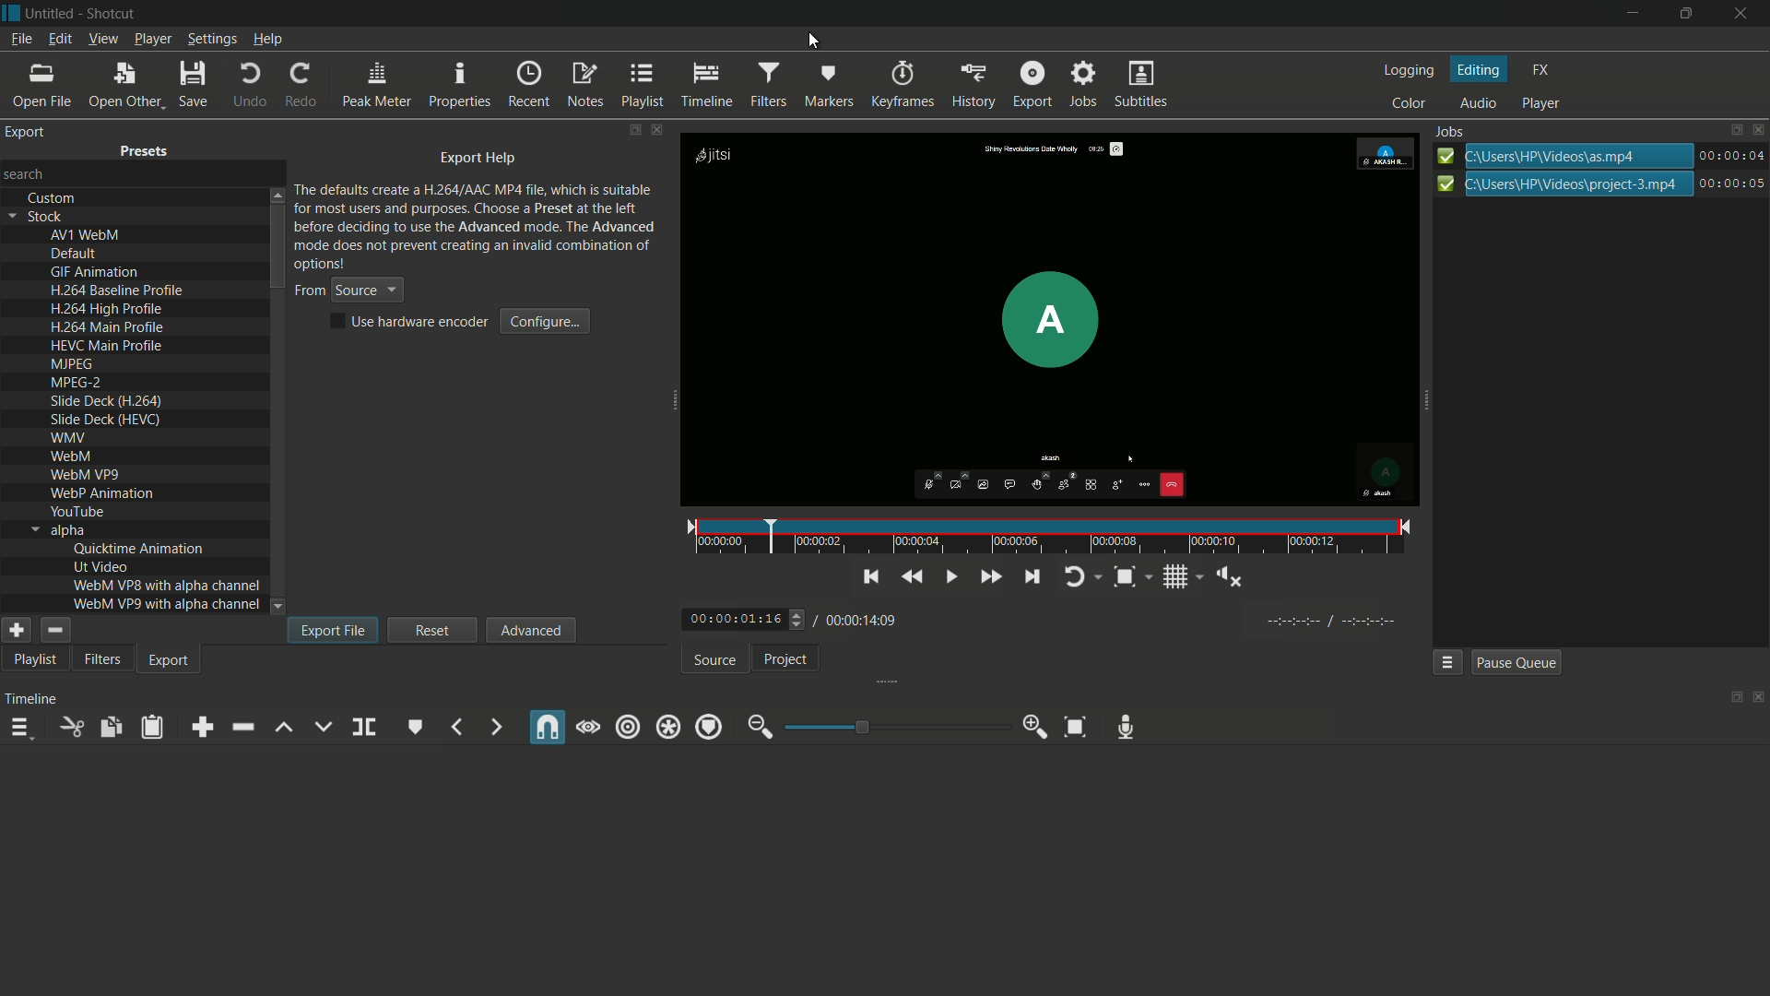 This screenshot has height=996, width=1770. I want to click on app icon, so click(11, 11).